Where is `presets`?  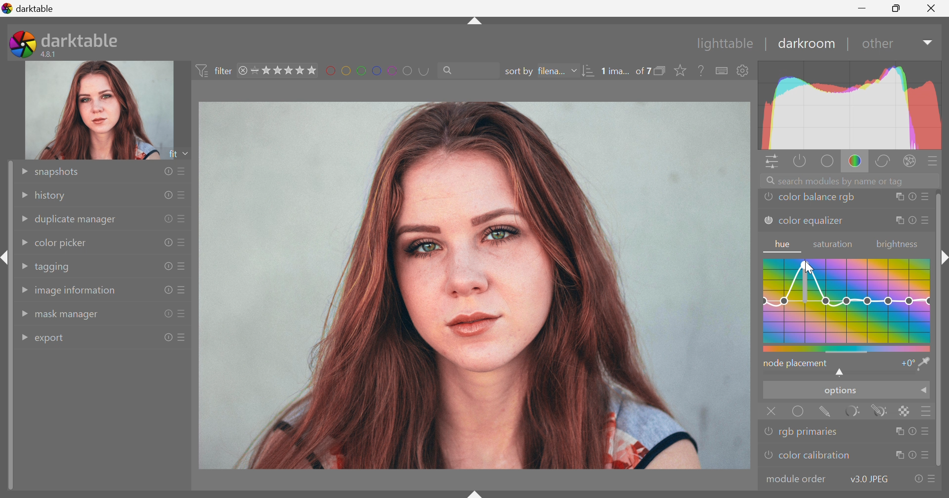 presets is located at coordinates (934, 161).